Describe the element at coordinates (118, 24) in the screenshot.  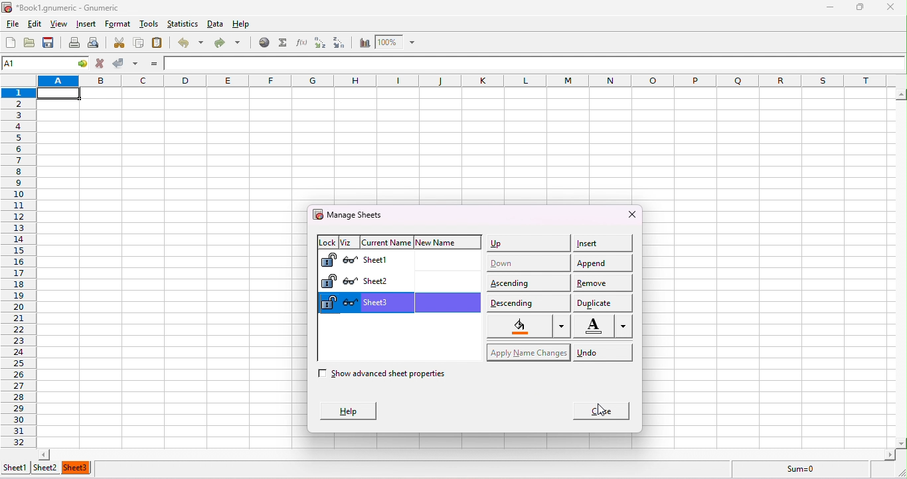
I see `format` at that location.